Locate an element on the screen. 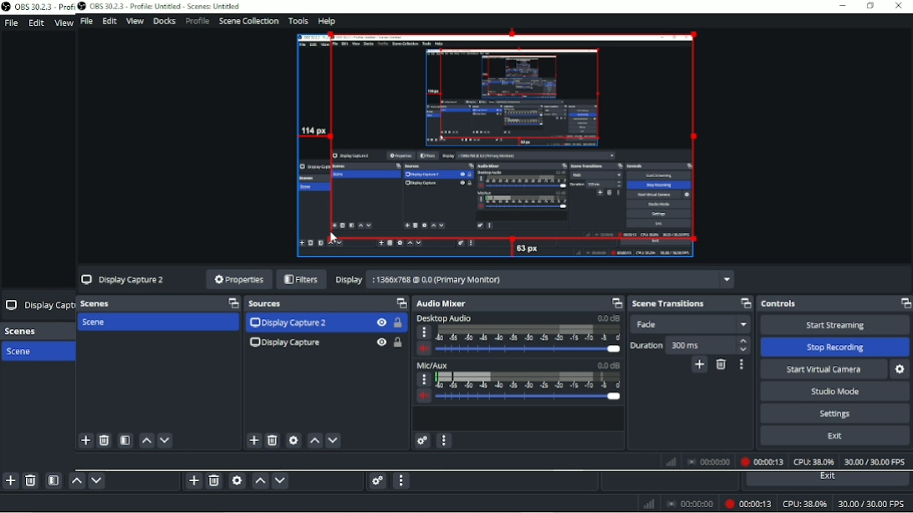  Maximize is located at coordinates (905, 304).